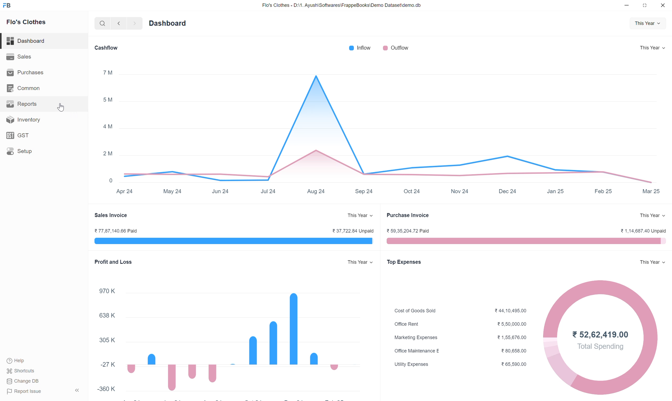  What do you see at coordinates (514, 338) in the screenshot?
I see `21,56,676.00` at bounding box center [514, 338].